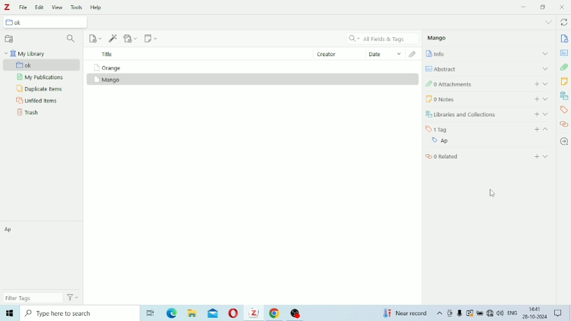  What do you see at coordinates (29, 112) in the screenshot?
I see `Trash` at bounding box center [29, 112].